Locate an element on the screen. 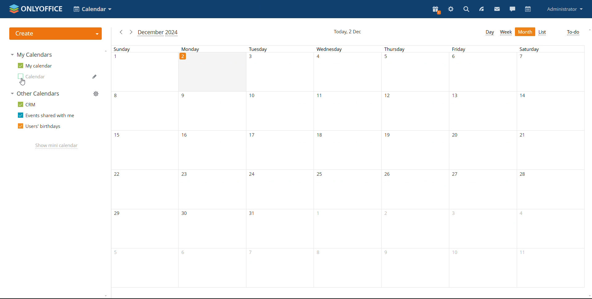 Image resolution: width=592 pixels, height=299 pixels. calendar is located at coordinates (528, 9).